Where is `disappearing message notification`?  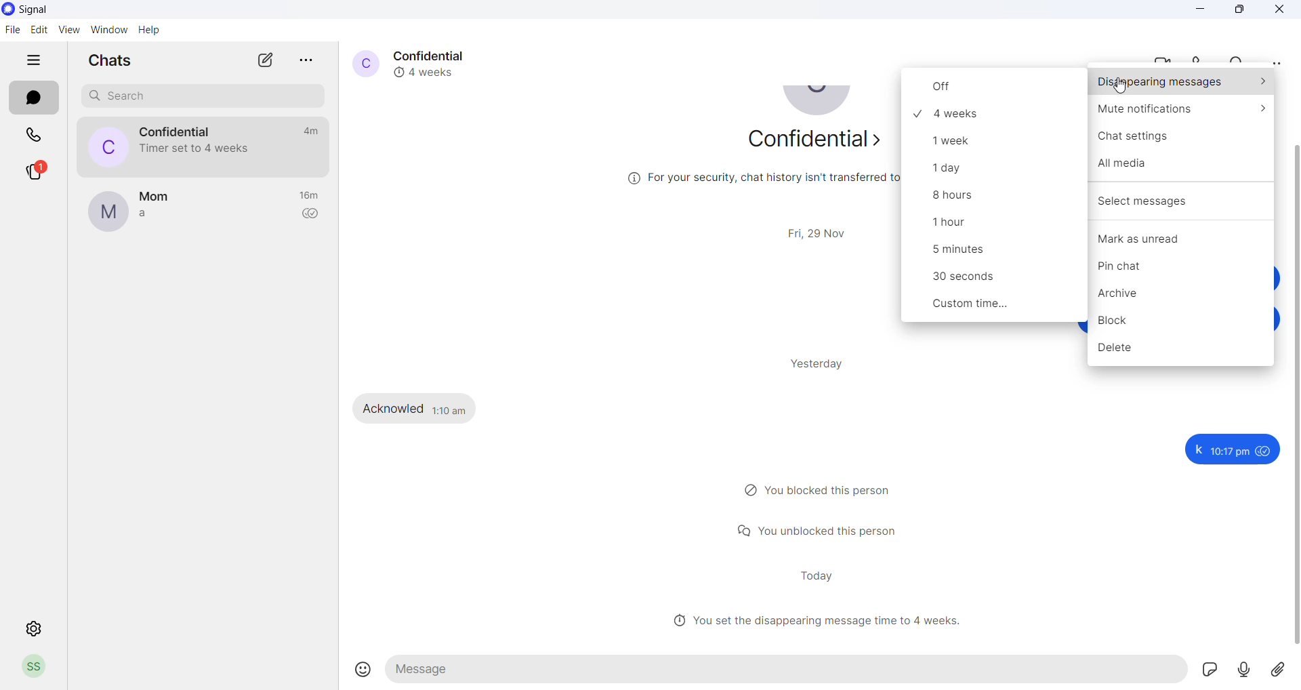 disappearing message notification is located at coordinates (198, 148).